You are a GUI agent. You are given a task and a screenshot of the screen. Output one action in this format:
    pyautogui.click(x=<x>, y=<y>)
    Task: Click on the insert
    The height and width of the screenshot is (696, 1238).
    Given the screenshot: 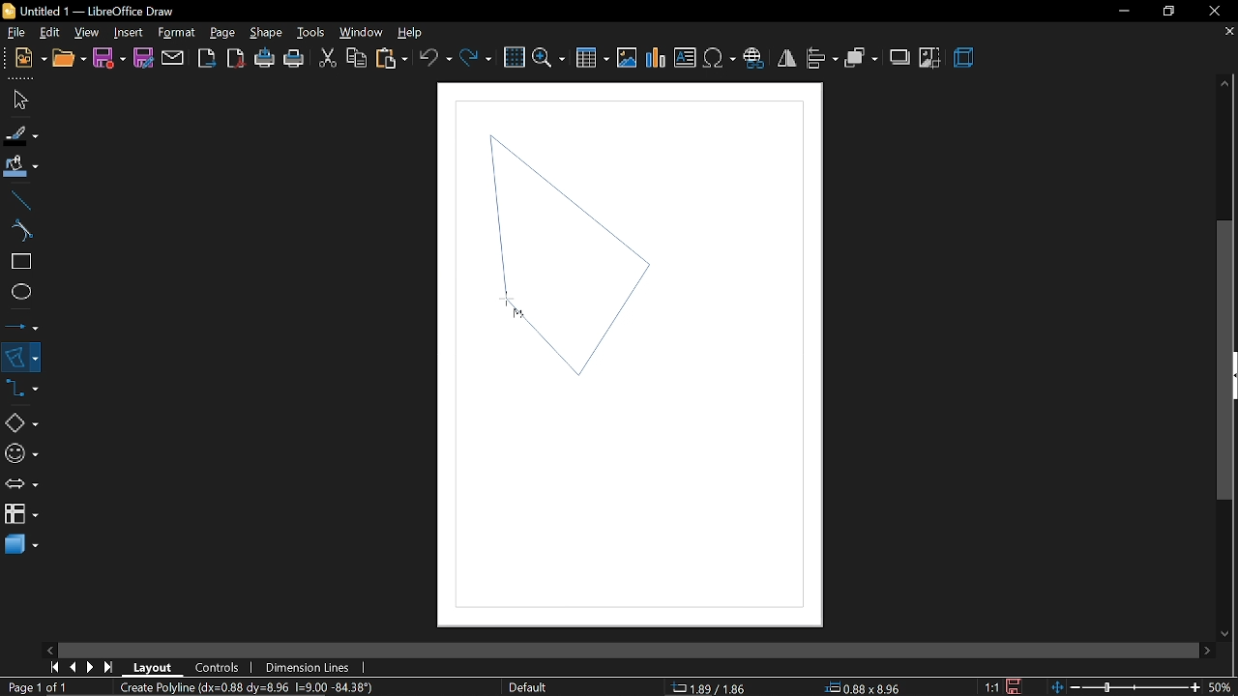 What is the action you would take?
    pyautogui.click(x=128, y=32)
    